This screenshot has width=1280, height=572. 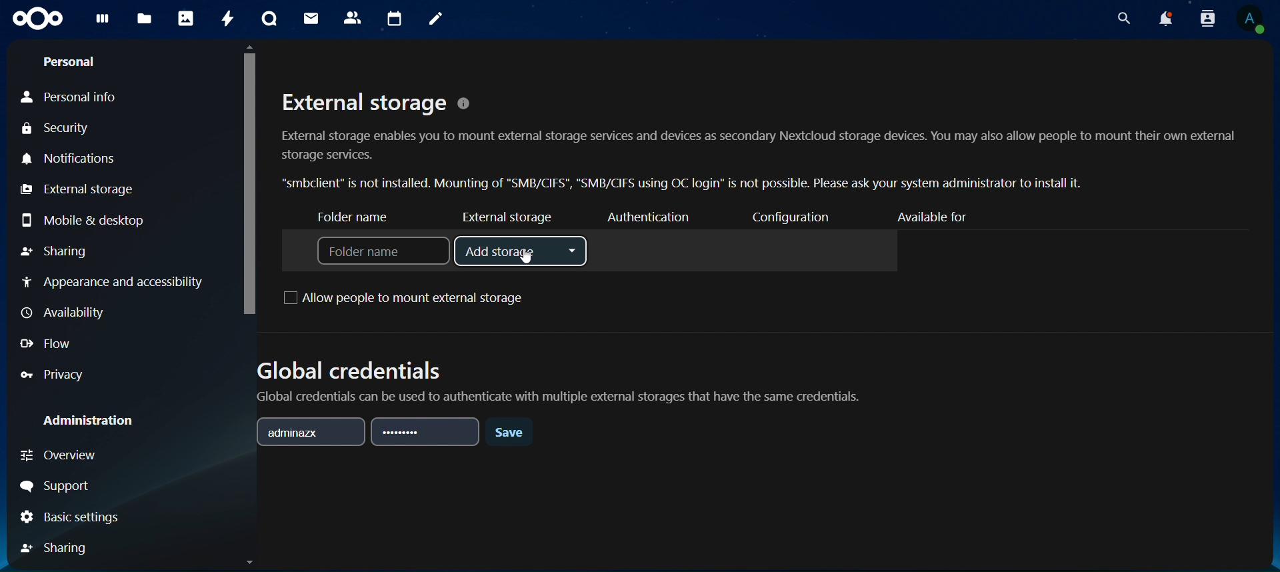 I want to click on administration, so click(x=89, y=422).